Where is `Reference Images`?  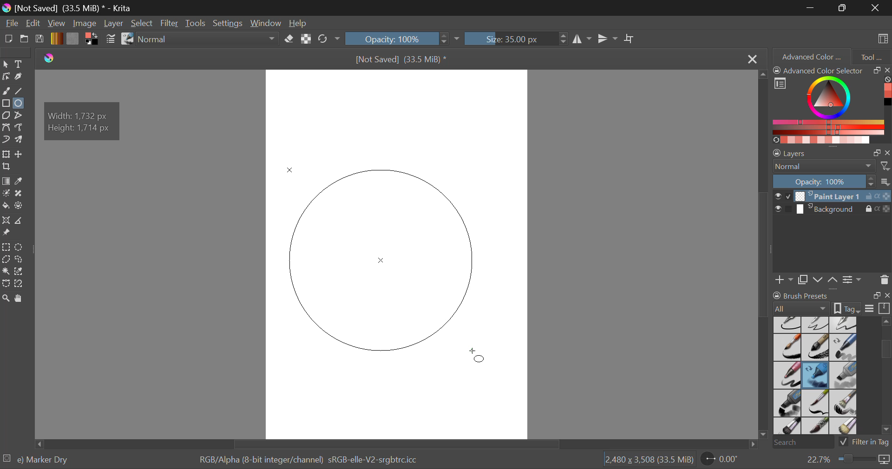
Reference Images is located at coordinates (8, 233).